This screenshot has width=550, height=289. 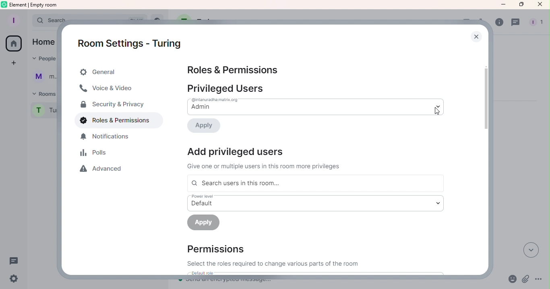 What do you see at coordinates (116, 88) in the screenshot?
I see `Voice & Video` at bounding box center [116, 88].